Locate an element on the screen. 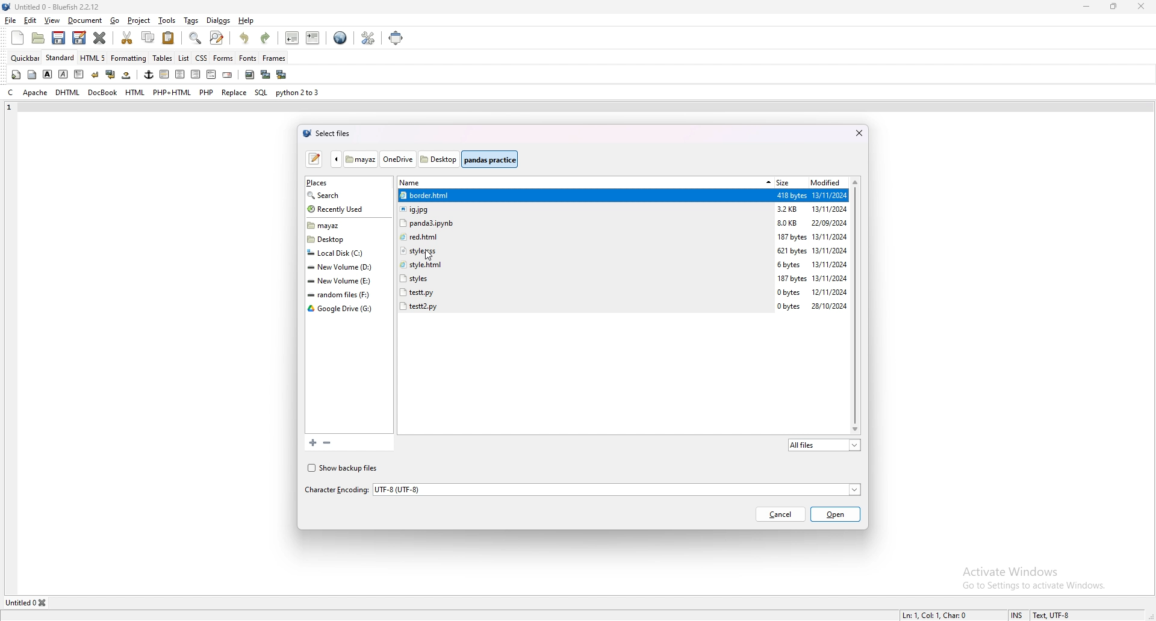  file is located at coordinates (583, 264).